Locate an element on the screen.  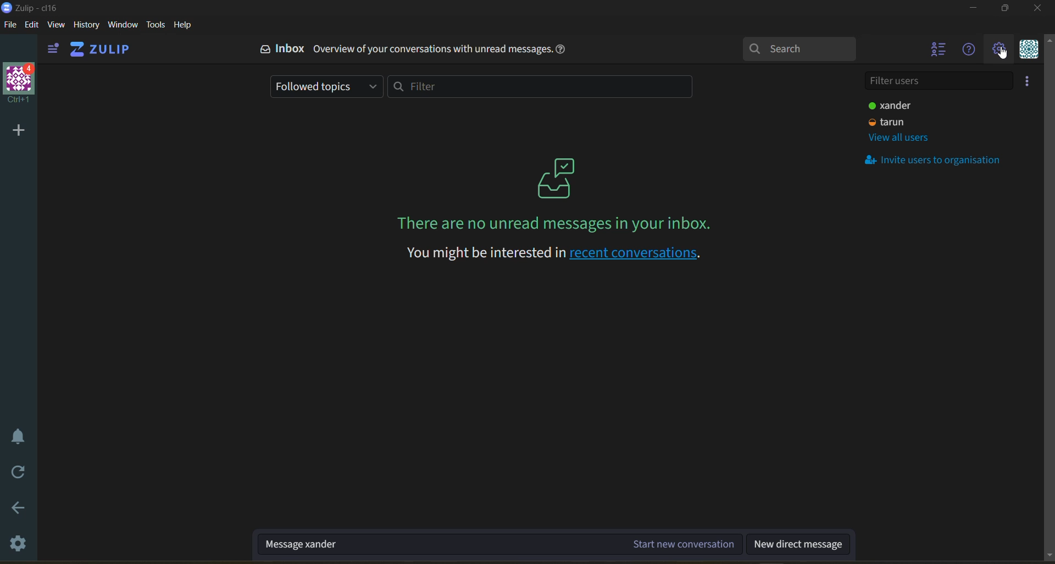
Overview of your conversations with unread messages. is located at coordinates (433, 49).